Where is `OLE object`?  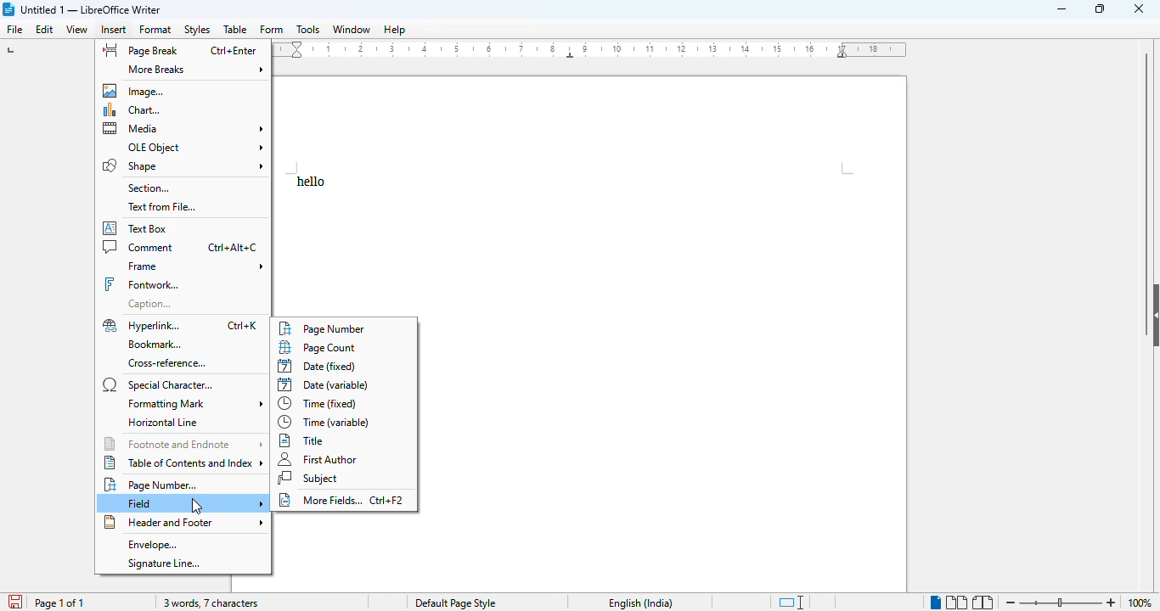
OLE object is located at coordinates (194, 147).